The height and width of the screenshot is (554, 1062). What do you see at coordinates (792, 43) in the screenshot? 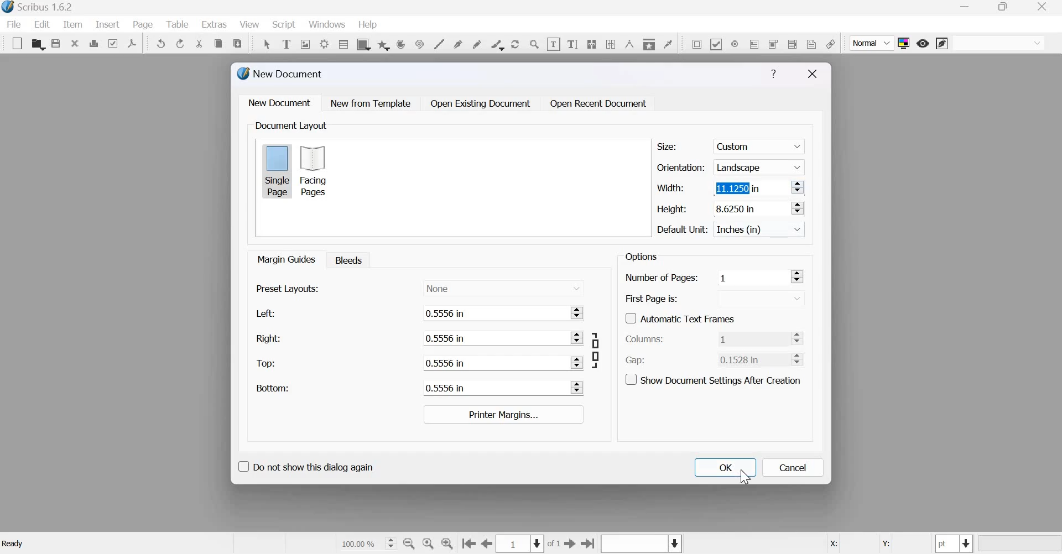
I see `PDF list box` at bounding box center [792, 43].